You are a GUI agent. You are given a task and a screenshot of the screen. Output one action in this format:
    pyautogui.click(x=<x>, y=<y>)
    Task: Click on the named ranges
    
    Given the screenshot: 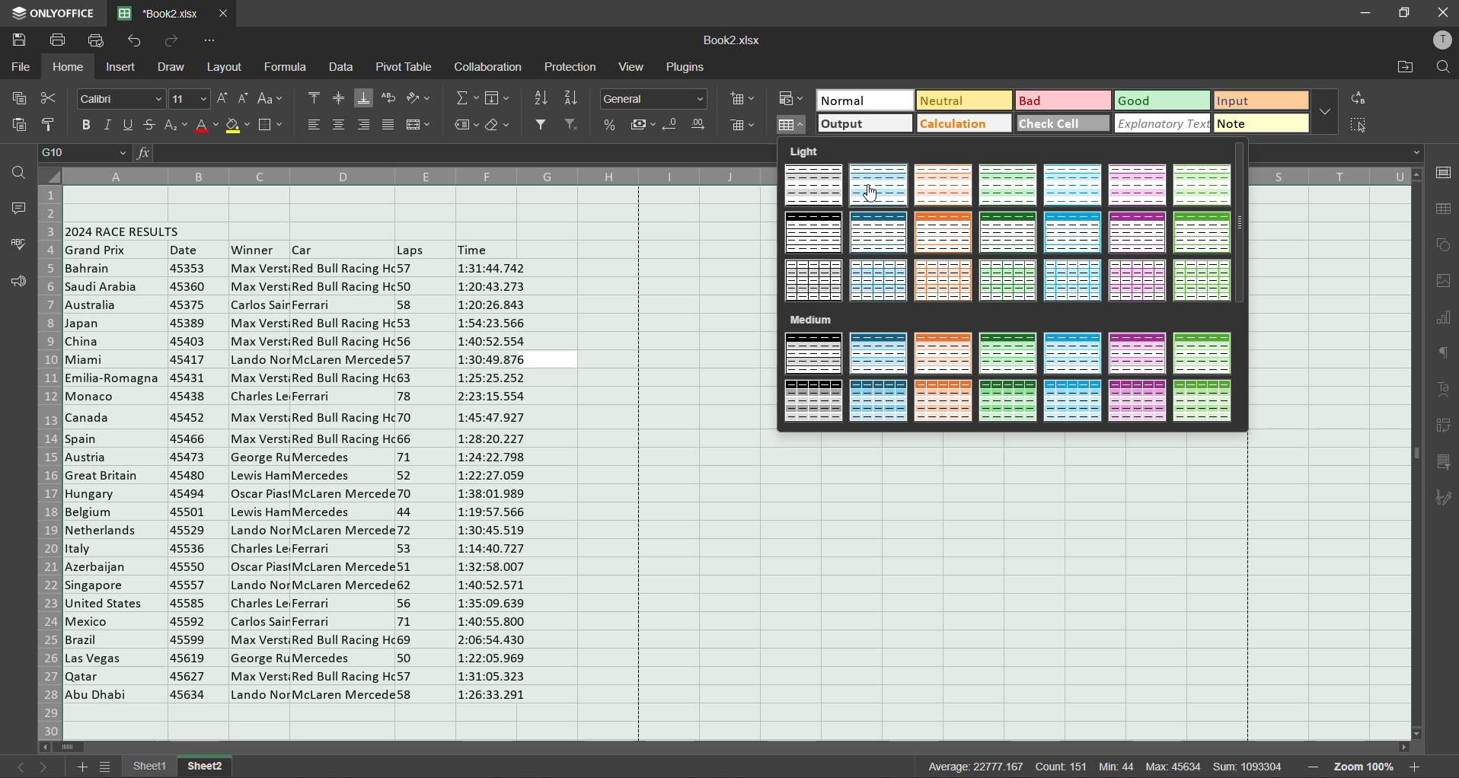 What is the action you would take?
    pyautogui.click(x=468, y=125)
    